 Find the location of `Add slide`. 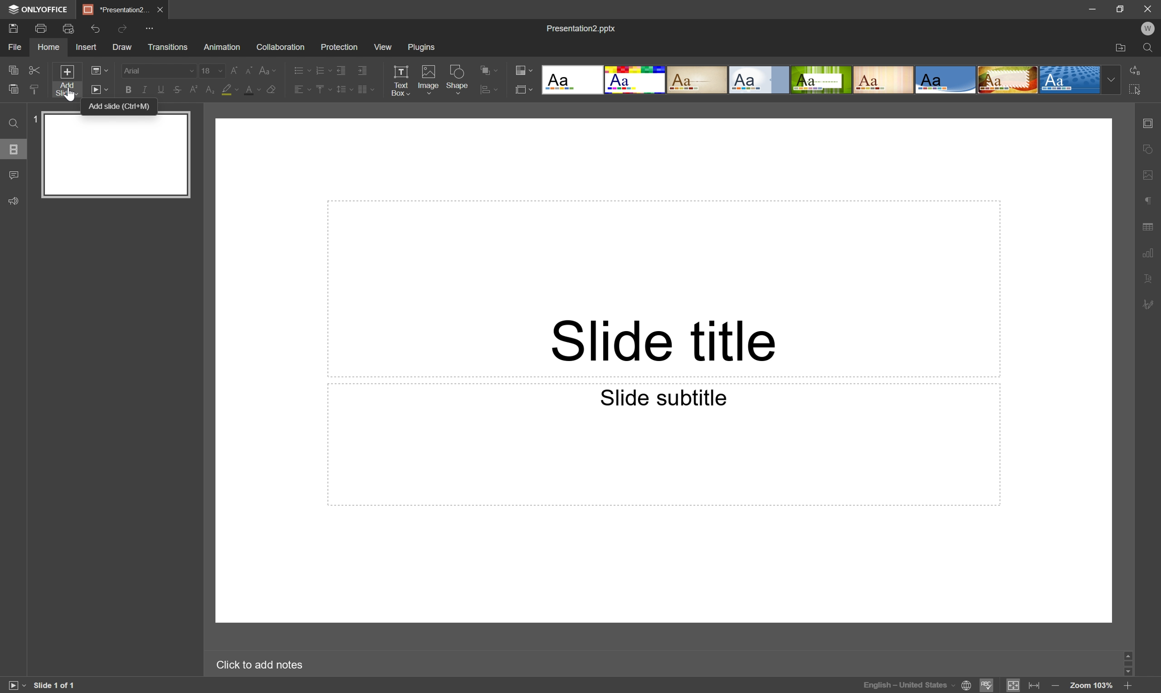

Add slide is located at coordinates (65, 80).